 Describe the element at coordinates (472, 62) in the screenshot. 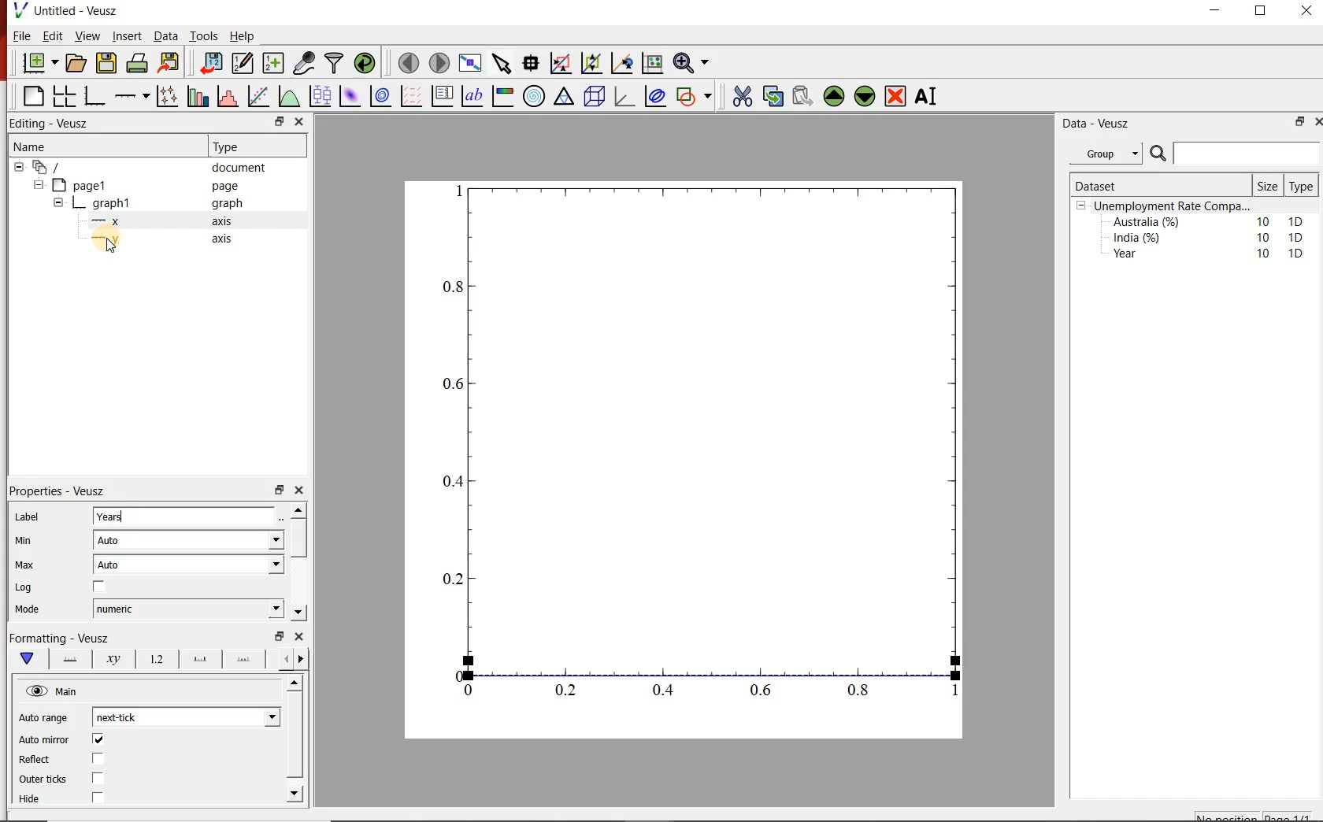

I see `view plot on full screen` at that location.